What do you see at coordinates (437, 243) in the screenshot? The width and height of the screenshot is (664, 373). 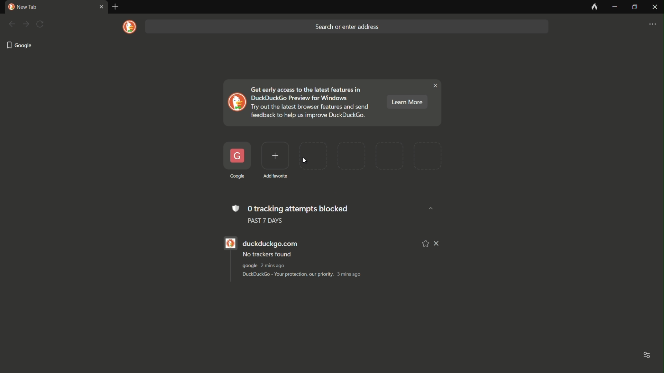 I see `remove from list` at bounding box center [437, 243].